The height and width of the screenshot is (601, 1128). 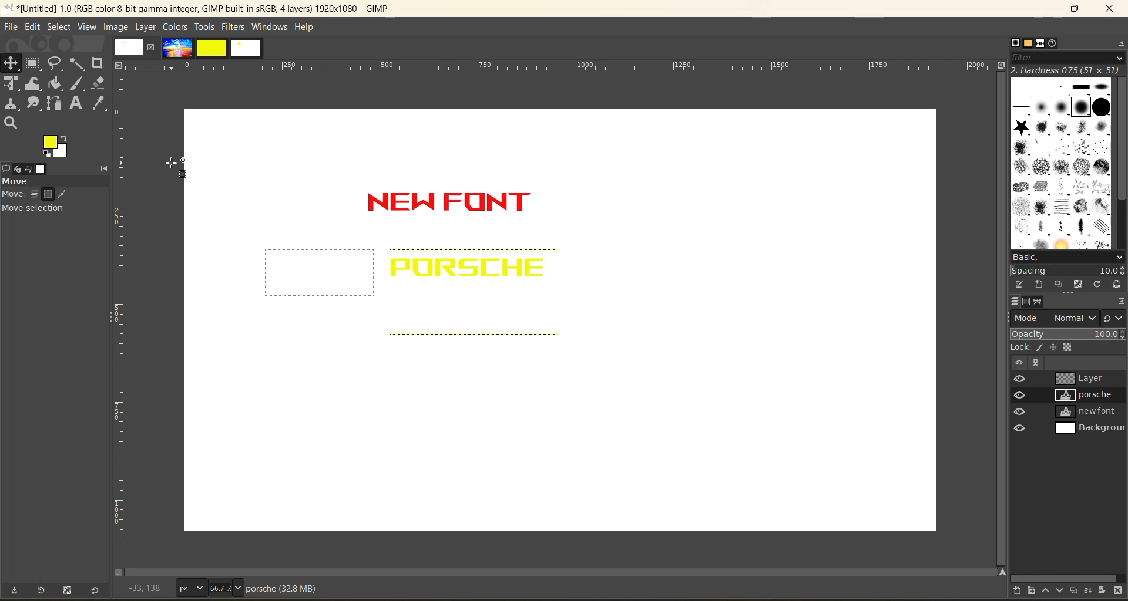 I want to click on select, so click(x=58, y=29).